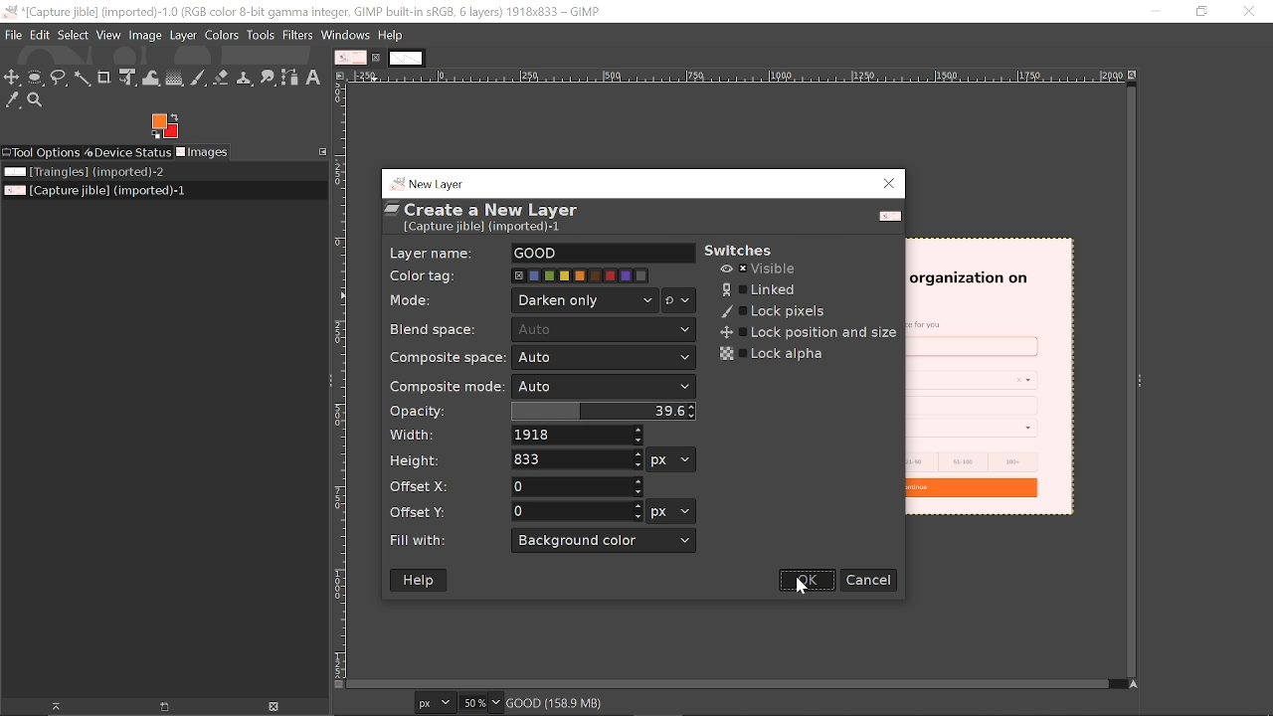 This screenshot has height=716, width=1273. What do you see at coordinates (151, 78) in the screenshot?
I see `Wrap text tool` at bounding box center [151, 78].